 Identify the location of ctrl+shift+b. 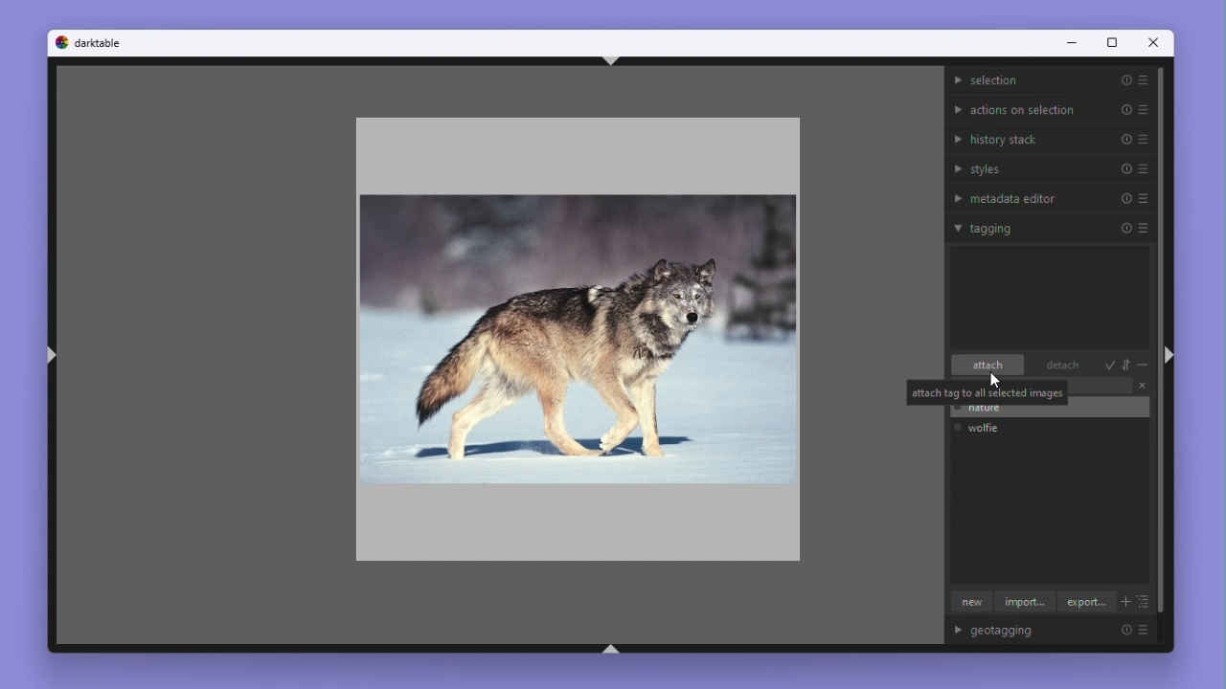
(611, 649).